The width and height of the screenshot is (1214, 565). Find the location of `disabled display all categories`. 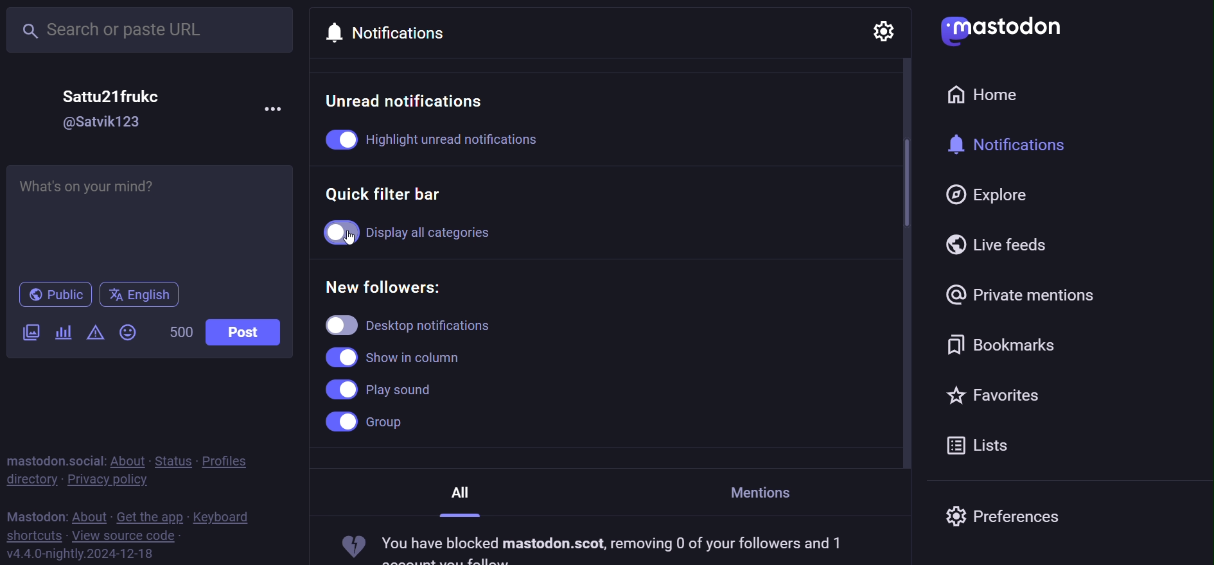

disabled display all categories is located at coordinates (416, 229).